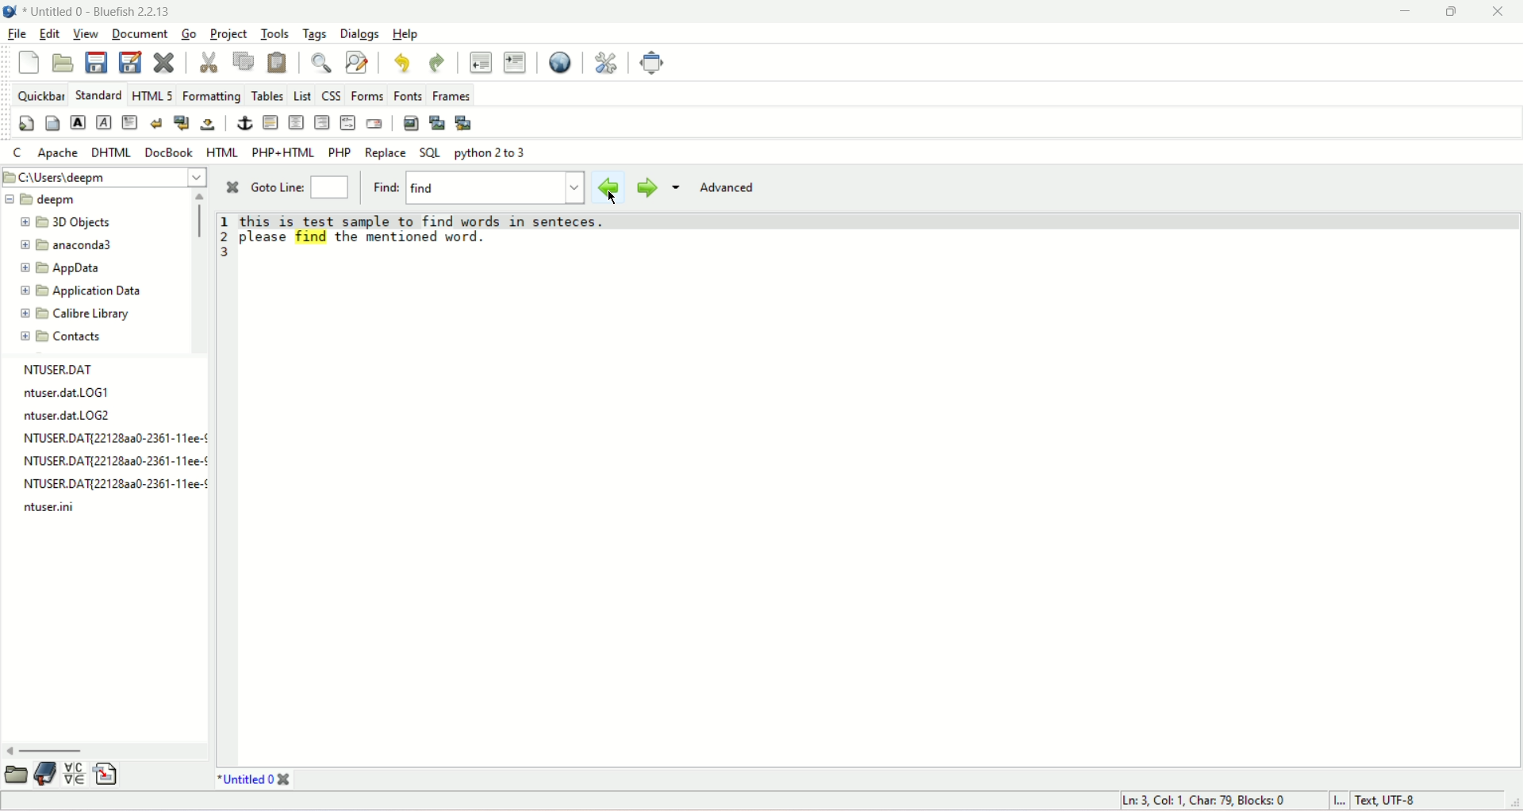 This screenshot has width=1523, height=811. What do you see at coordinates (677, 188) in the screenshot?
I see `more options` at bounding box center [677, 188].